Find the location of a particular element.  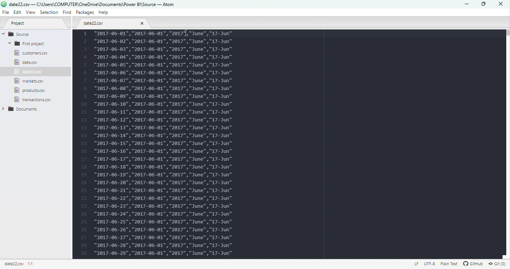

duplicate File is located at coordinates (29, 72).